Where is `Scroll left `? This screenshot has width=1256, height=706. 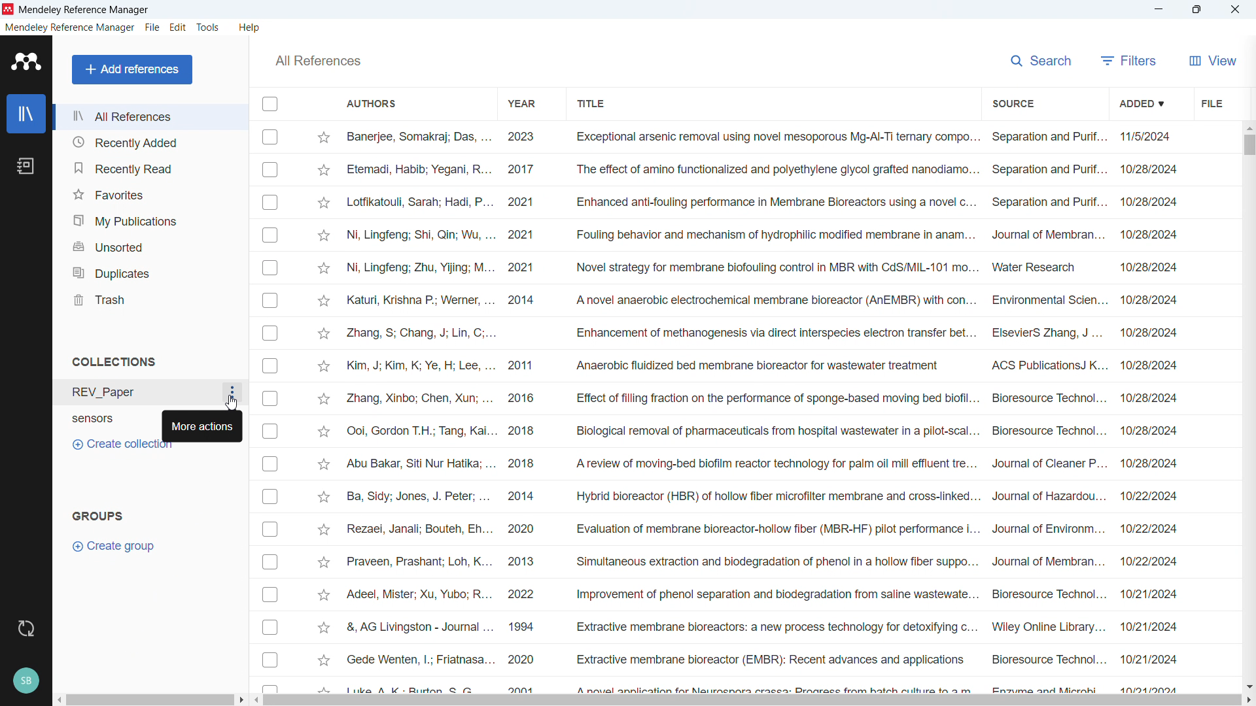 Scroll left  is located at coordinates (258, 700).